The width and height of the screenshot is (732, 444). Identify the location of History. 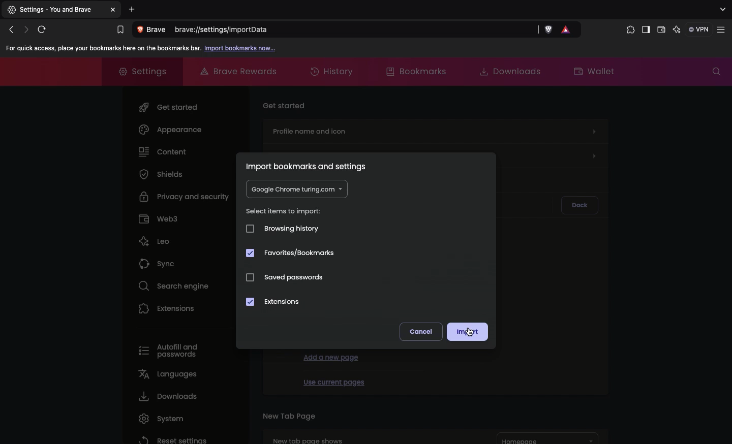
(333, 72).